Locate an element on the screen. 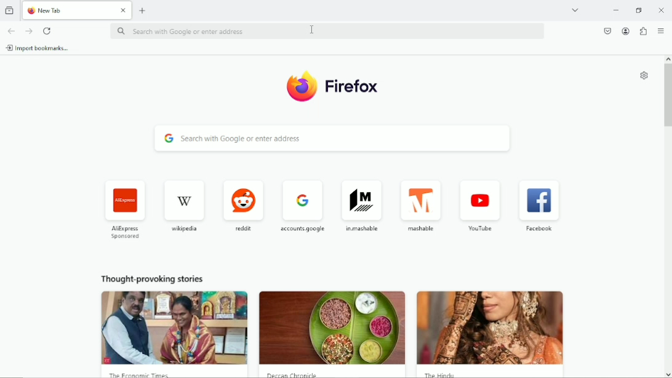 This screenshot has height=378, width=672. firefox logo is located at coordinates (300, 86).